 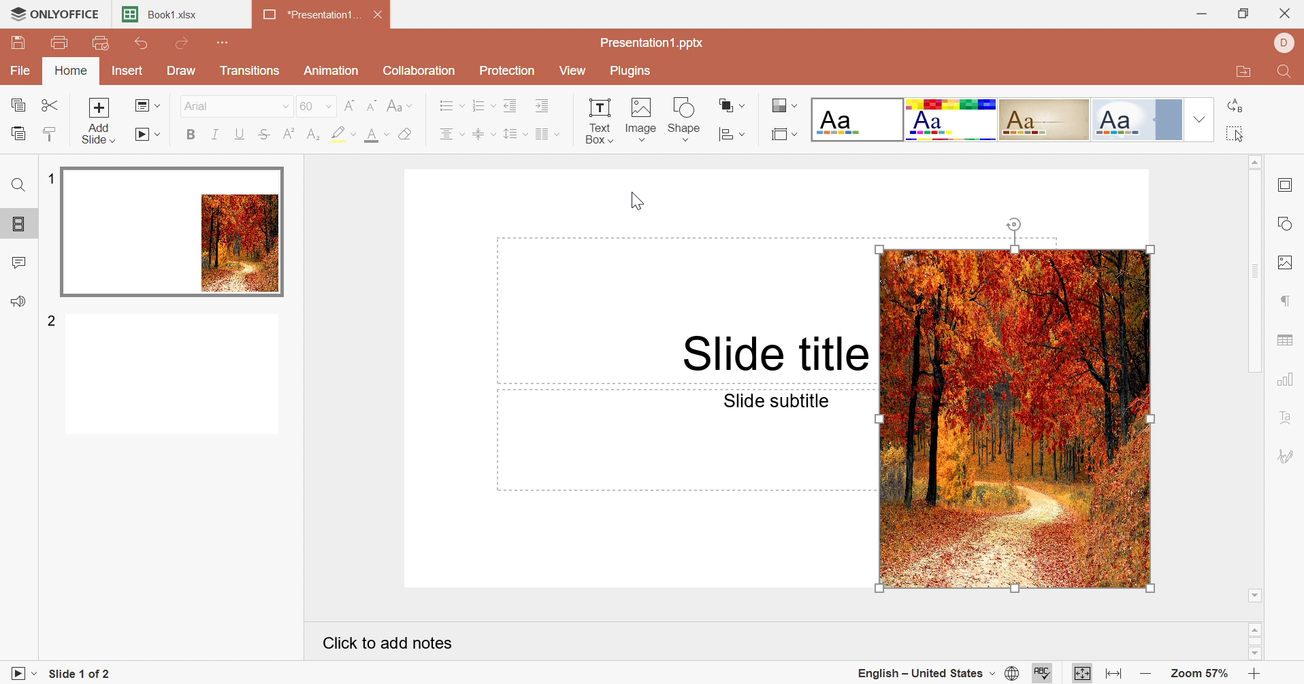 What do you see at coordinates (51, 178) in the screenshot?
I see `1` at bounding box center [51, 178].